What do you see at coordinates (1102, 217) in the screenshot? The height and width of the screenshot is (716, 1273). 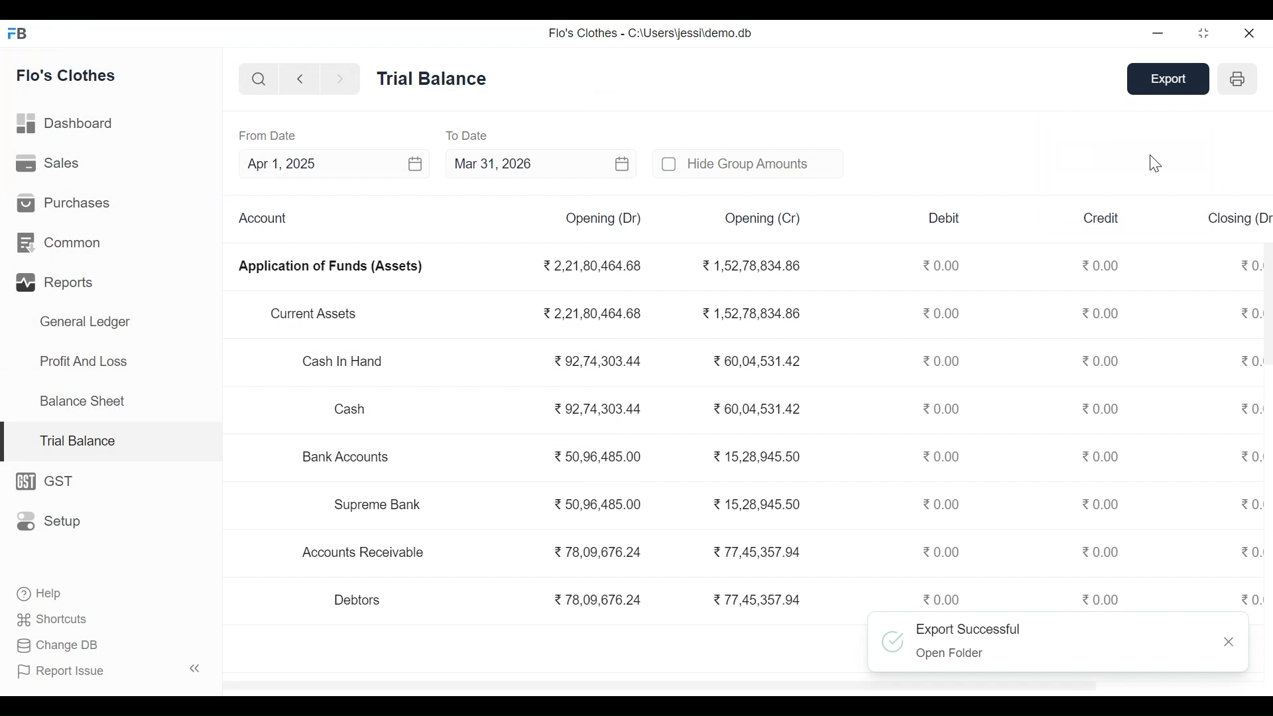 I see `Credit` at bounding box center [1102, 217].